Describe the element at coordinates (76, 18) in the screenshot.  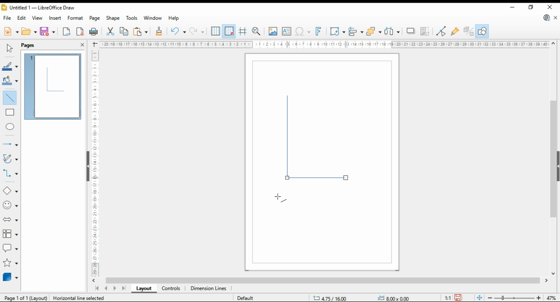
I see `format` at that location.